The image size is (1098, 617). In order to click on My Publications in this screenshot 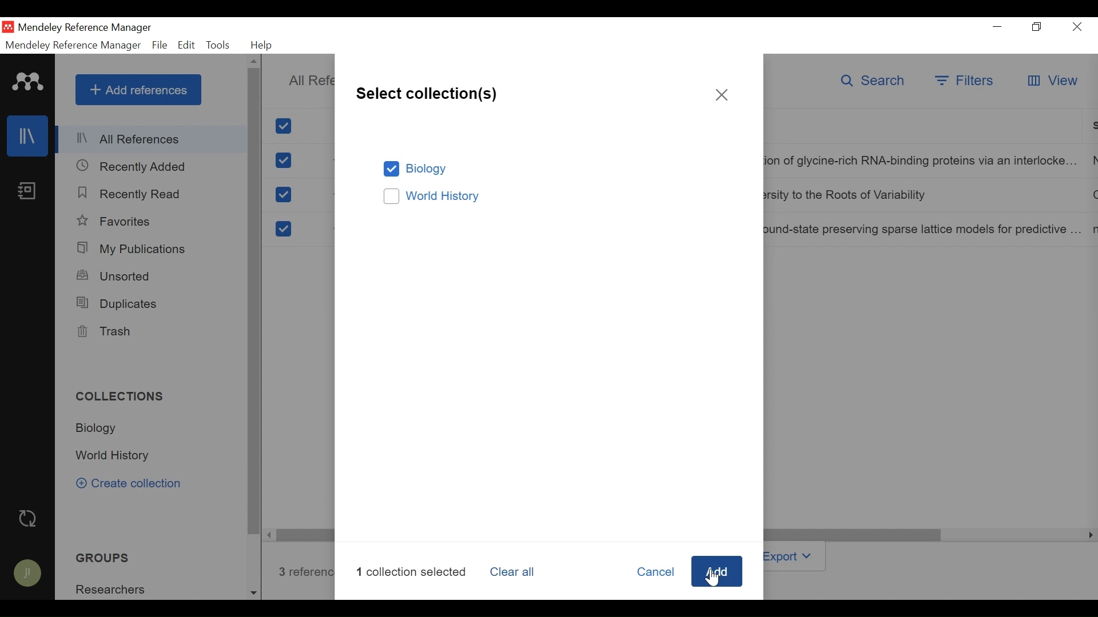, I will do `click(133, 249)`.